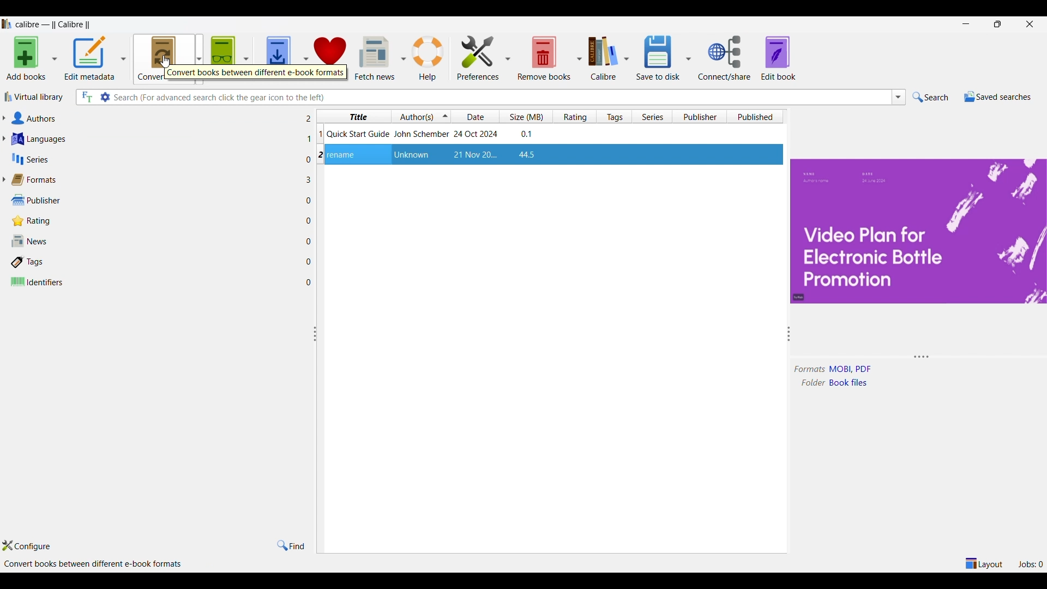 The image size is (1047, 589). What do you see at coordinates (858, 369) in the screenshot?
I see `MOBI, PDF` at bounding box center [858, 369].